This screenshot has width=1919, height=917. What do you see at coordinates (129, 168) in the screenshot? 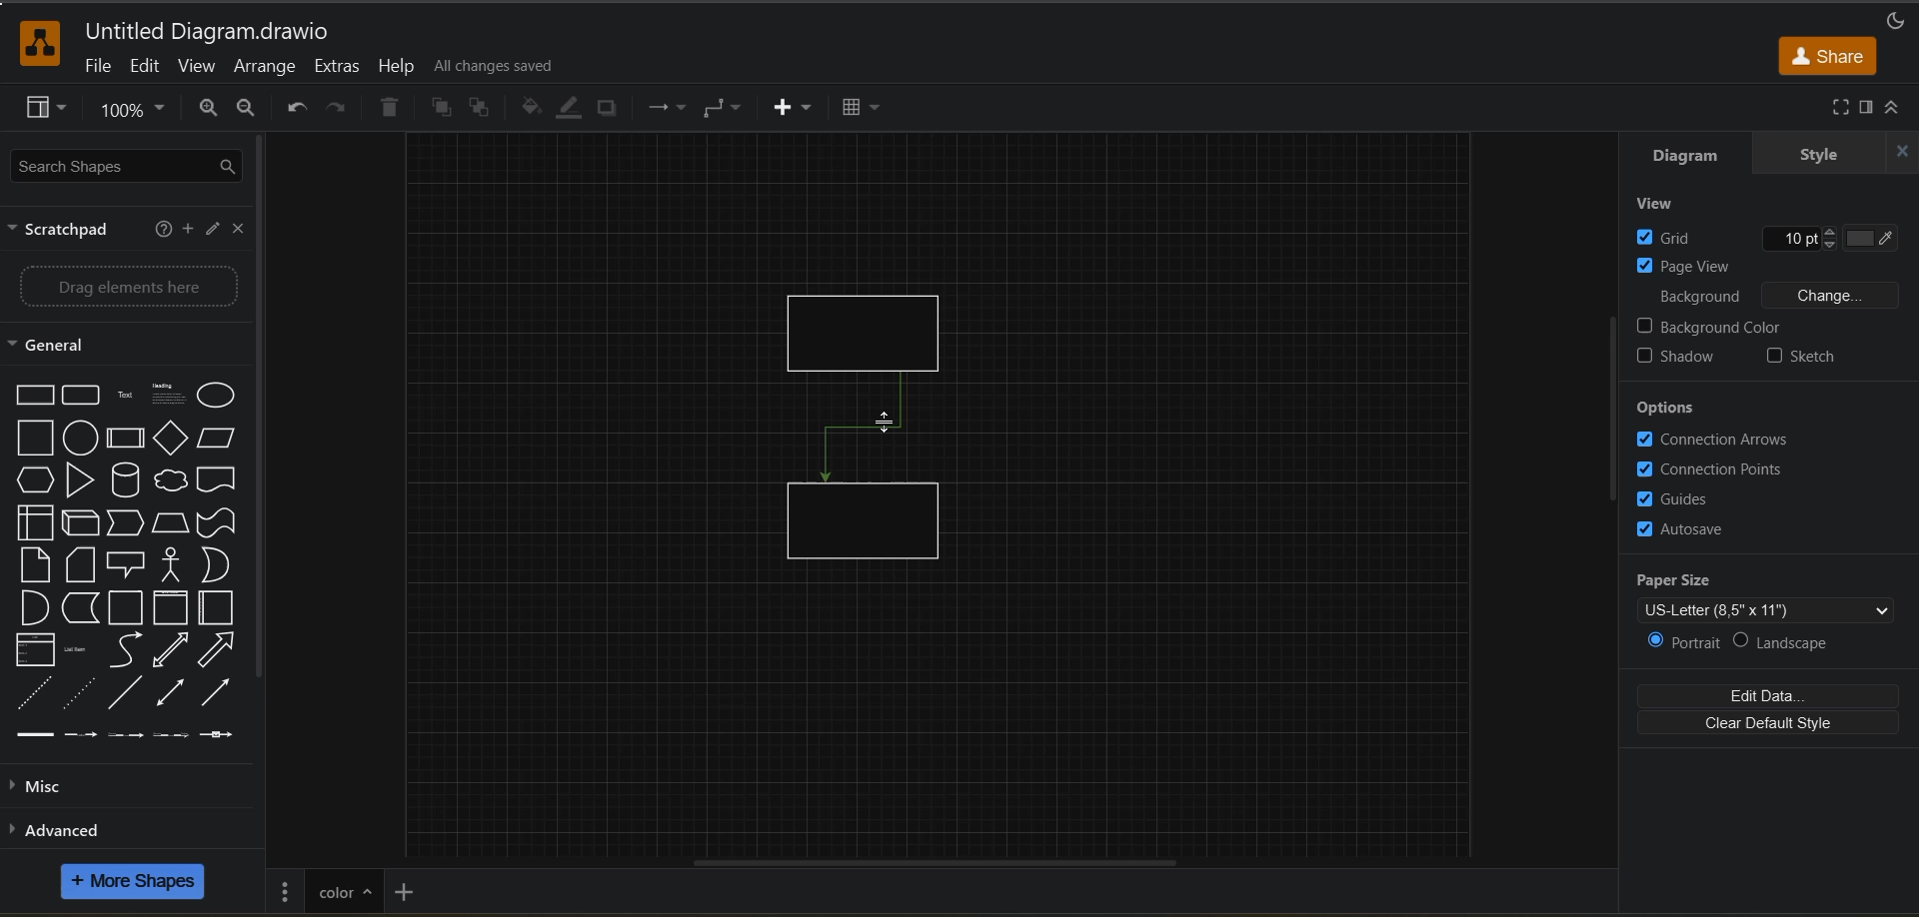
I see `search shapes` at bounding box center [129, 168].